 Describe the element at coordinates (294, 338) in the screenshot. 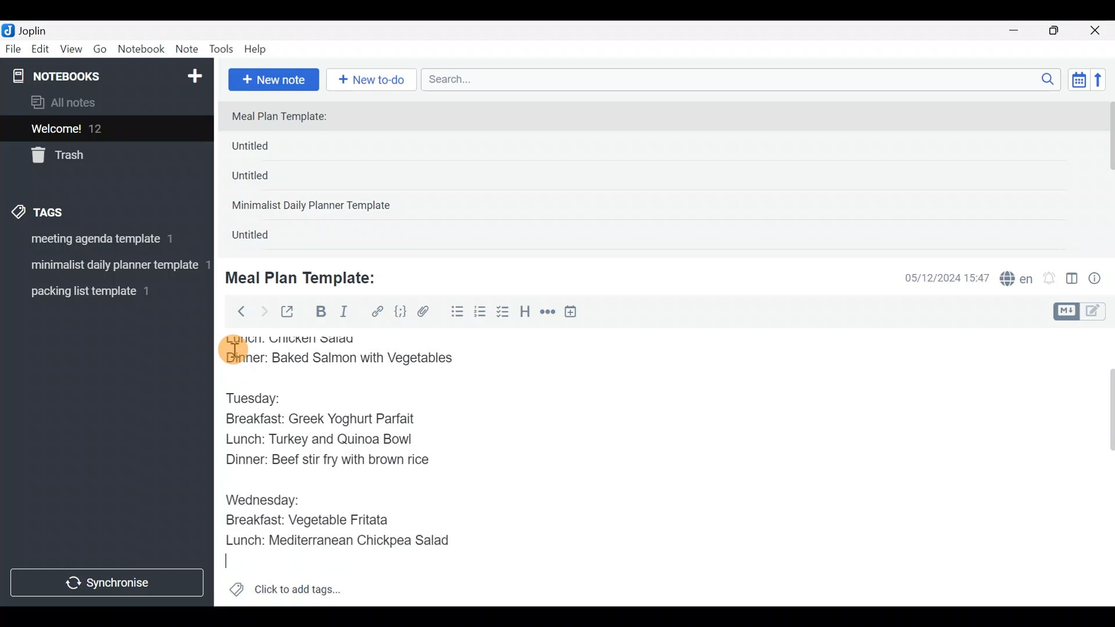

I see `Lunch: Chicken Salad` at that location.